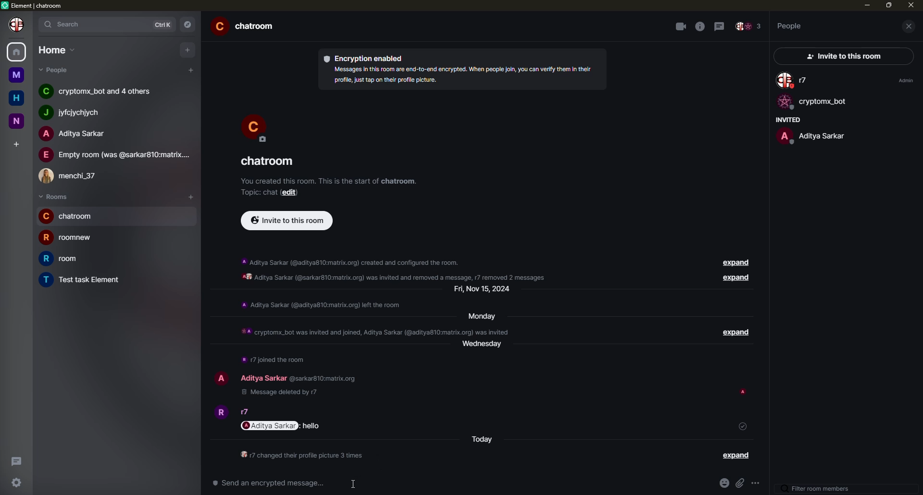 Image resolution: width=923 pixels, height=495 pixels. What do you see at coordinates (794, 81) in the screenshot?
I see `people` at bounding box center [794, 81].